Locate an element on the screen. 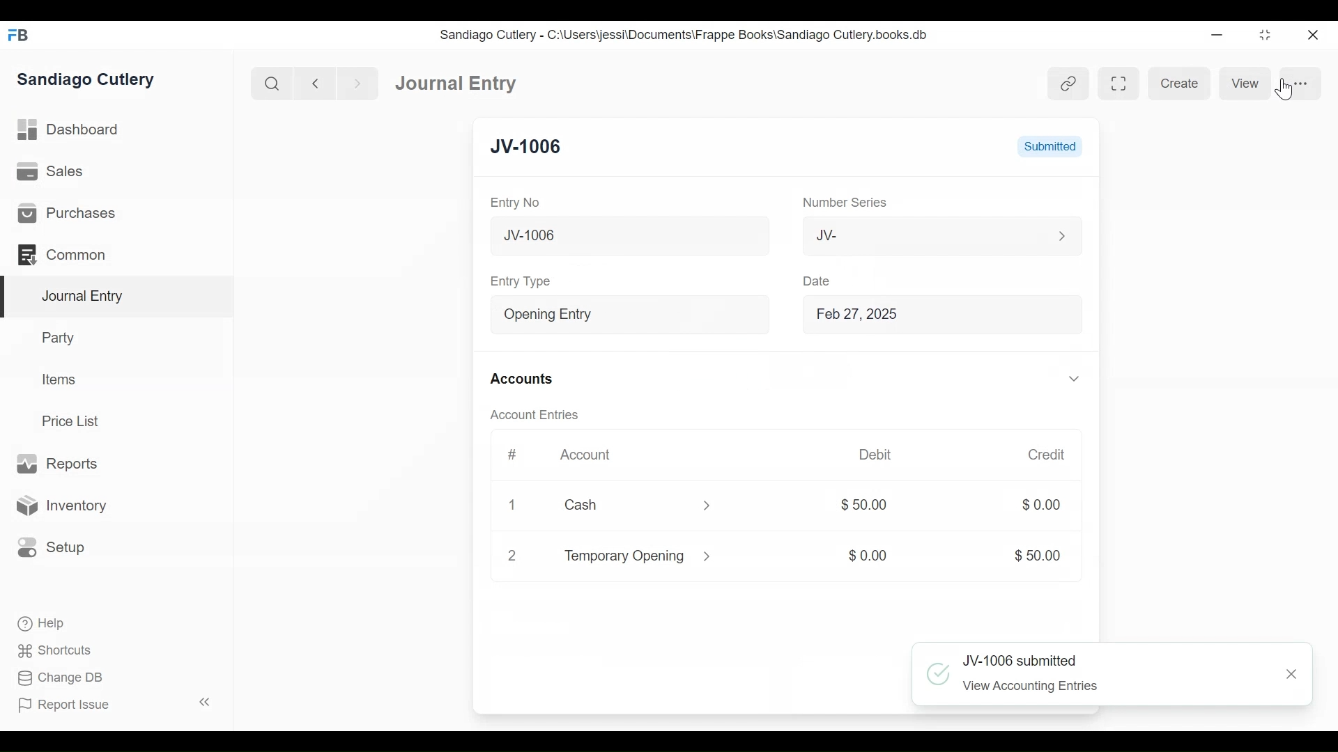 The image size is (1338, 752). View linked entries is located at coordinates (1068, 83).